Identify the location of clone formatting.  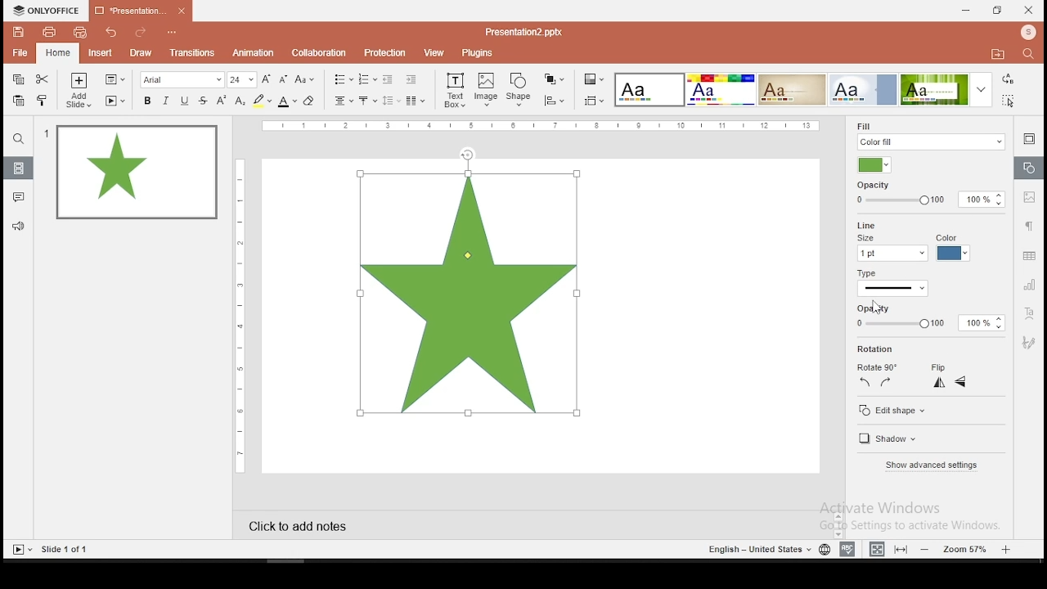
(43, 100).